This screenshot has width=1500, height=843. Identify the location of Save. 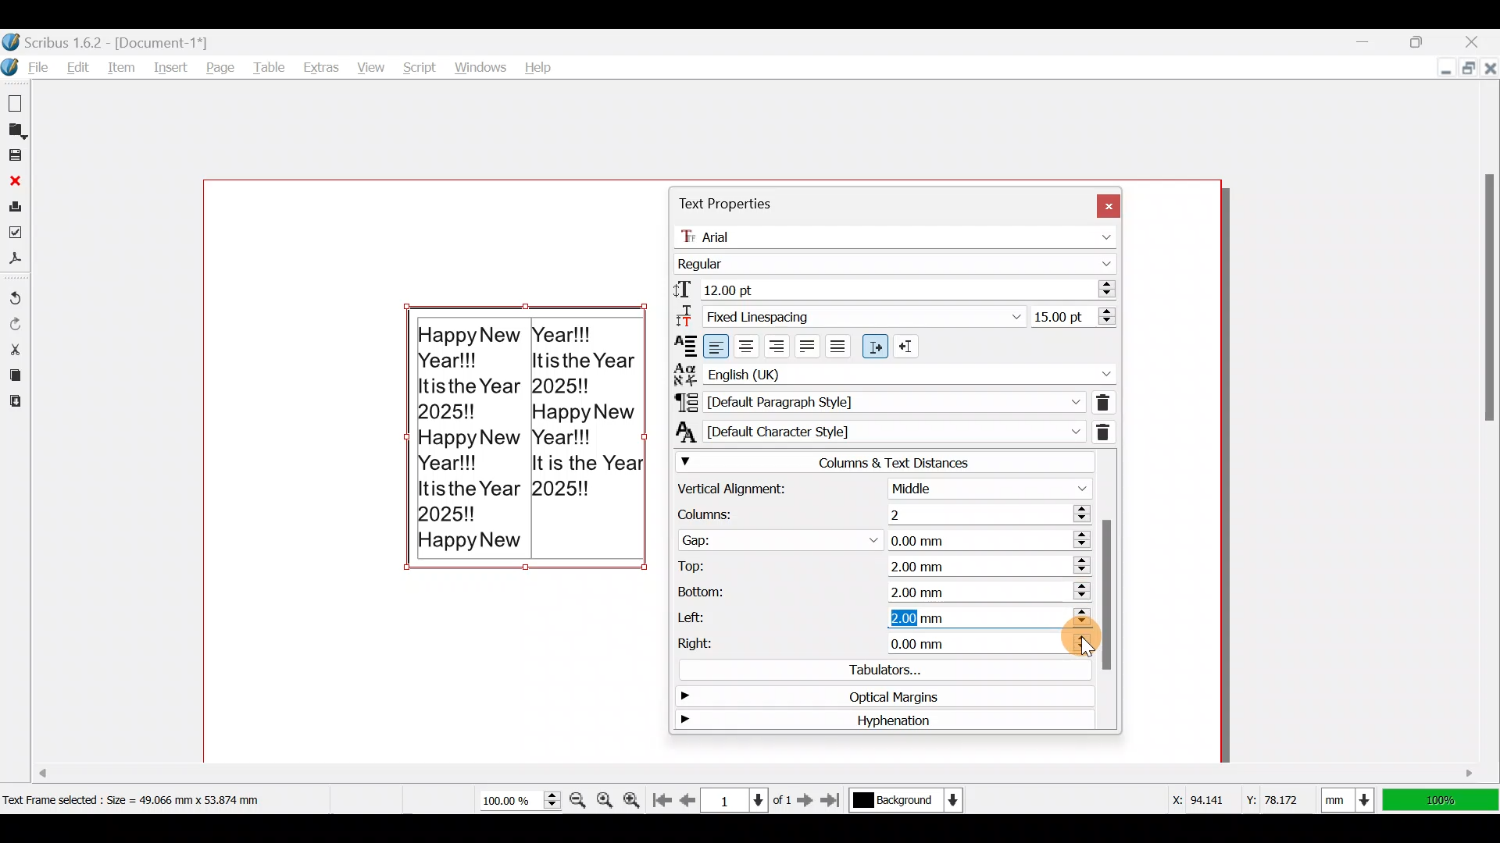
(17, 157).